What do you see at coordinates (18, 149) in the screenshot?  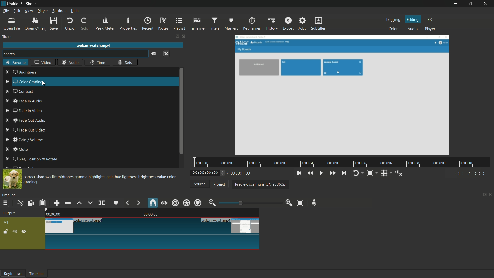 I see `mute` at bounding box center [18, 149].